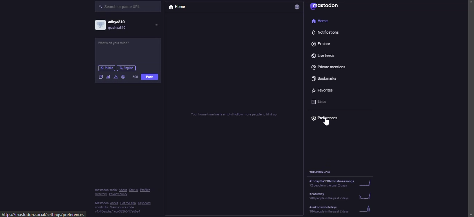 Image resolution: width=474 pixels, height=217 pixels. What do you see at coordinates (106, 68) in the screenshot?
I see `public` at bounding box center [106, 68].